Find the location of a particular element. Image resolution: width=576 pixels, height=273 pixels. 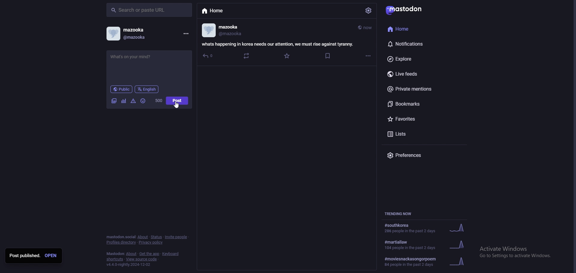

trend is located at coordinates (427, 262).